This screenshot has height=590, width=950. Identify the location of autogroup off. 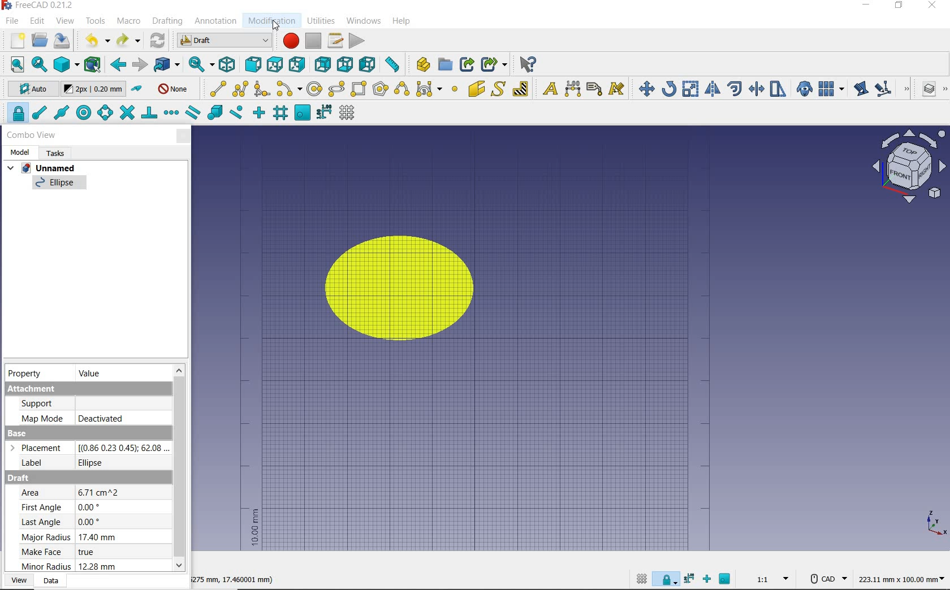
(175, 88).